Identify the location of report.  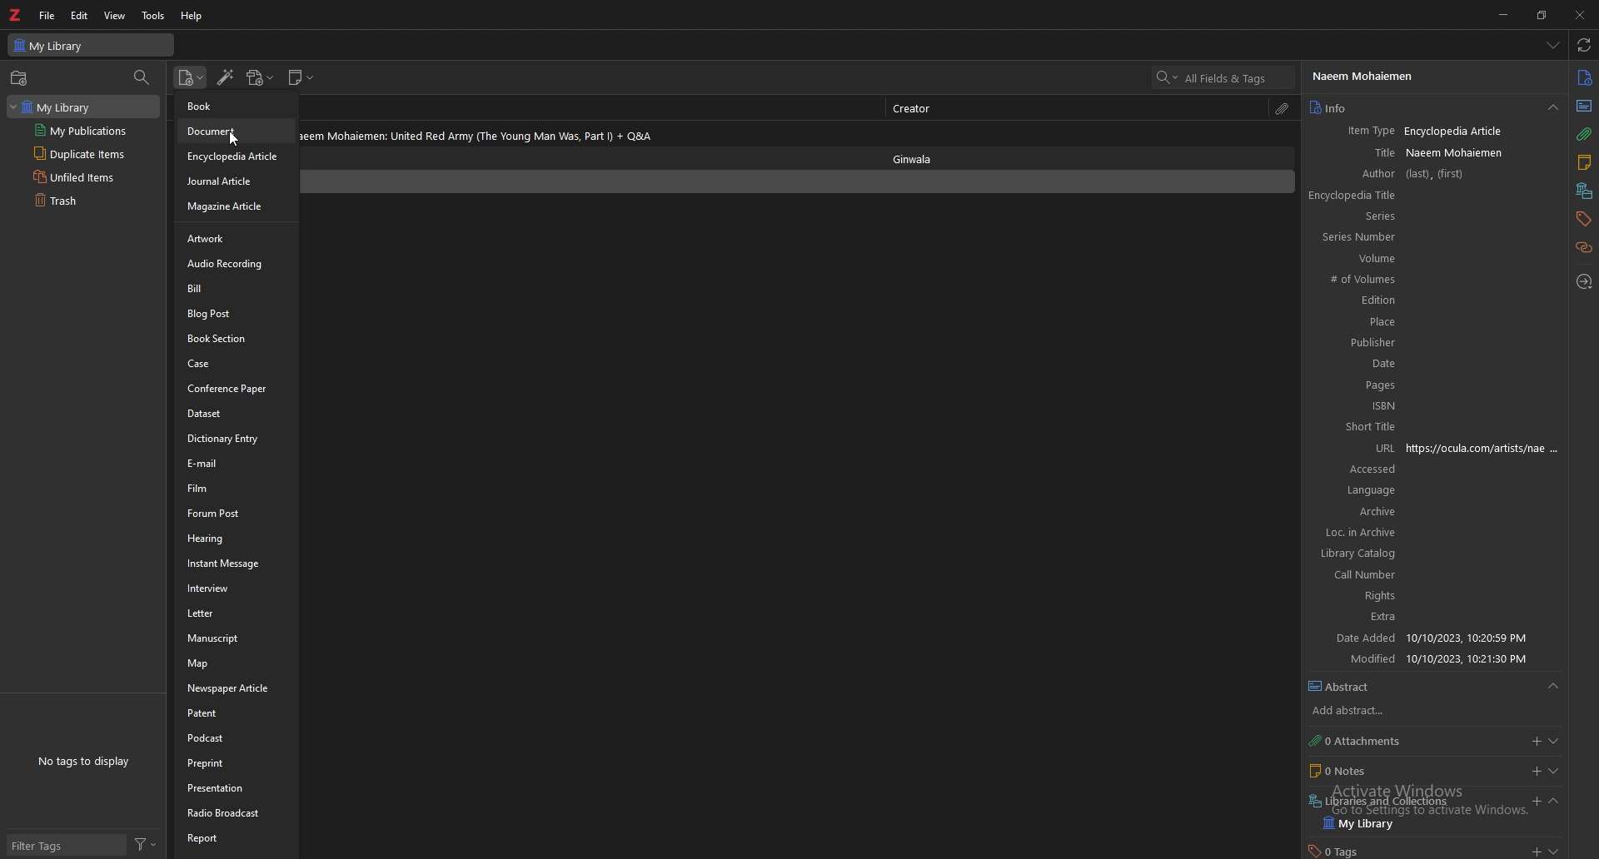
(236, 840).